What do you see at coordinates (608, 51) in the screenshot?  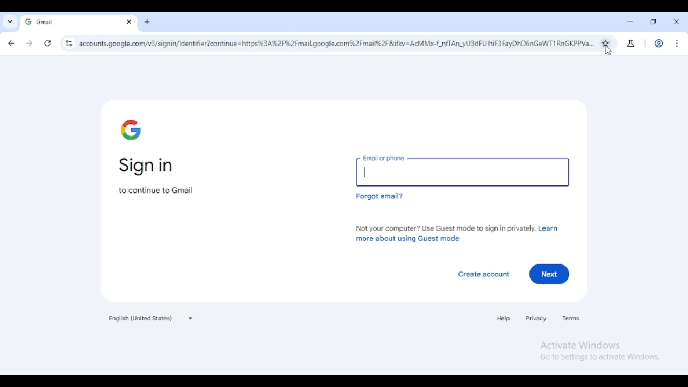 I see `cursor` at bounding box center [608, 51].